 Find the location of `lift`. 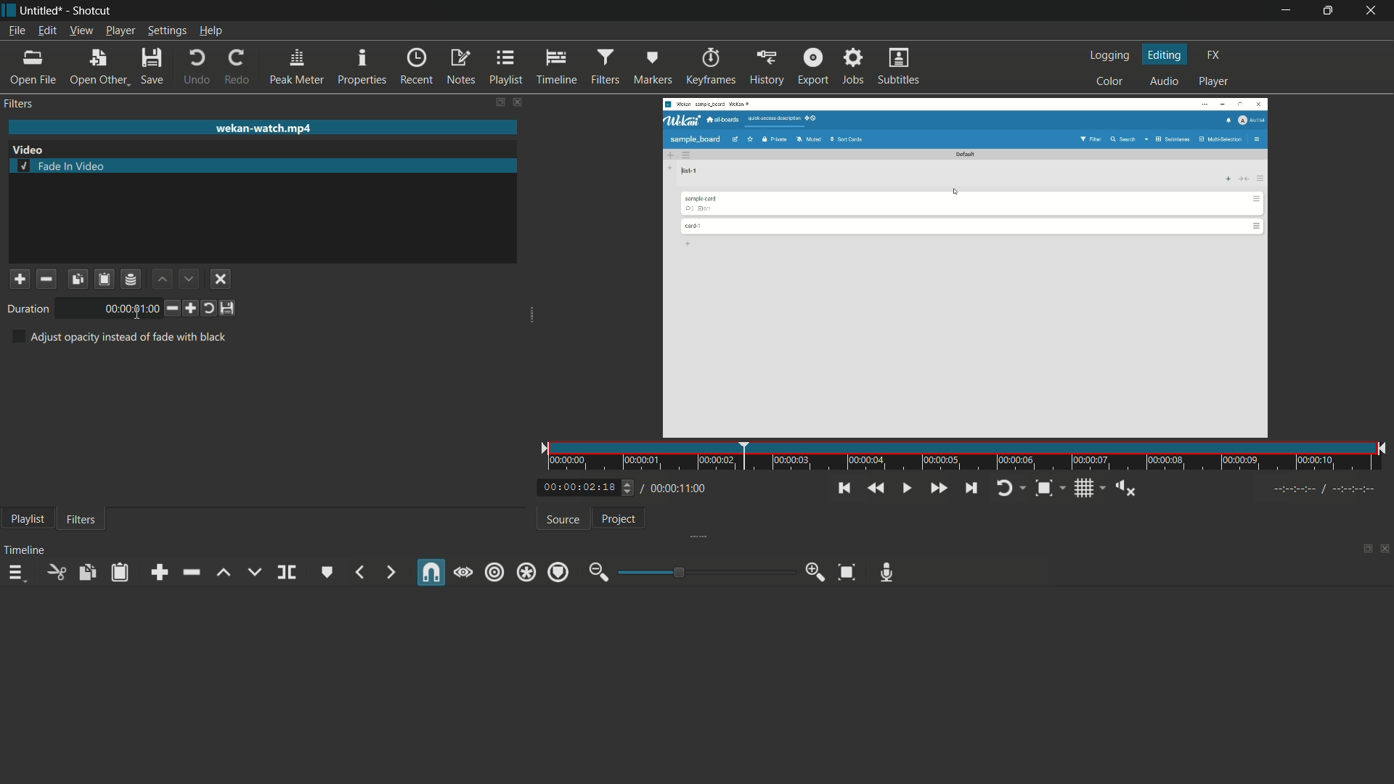

lift is located at coordinates (224, 572).